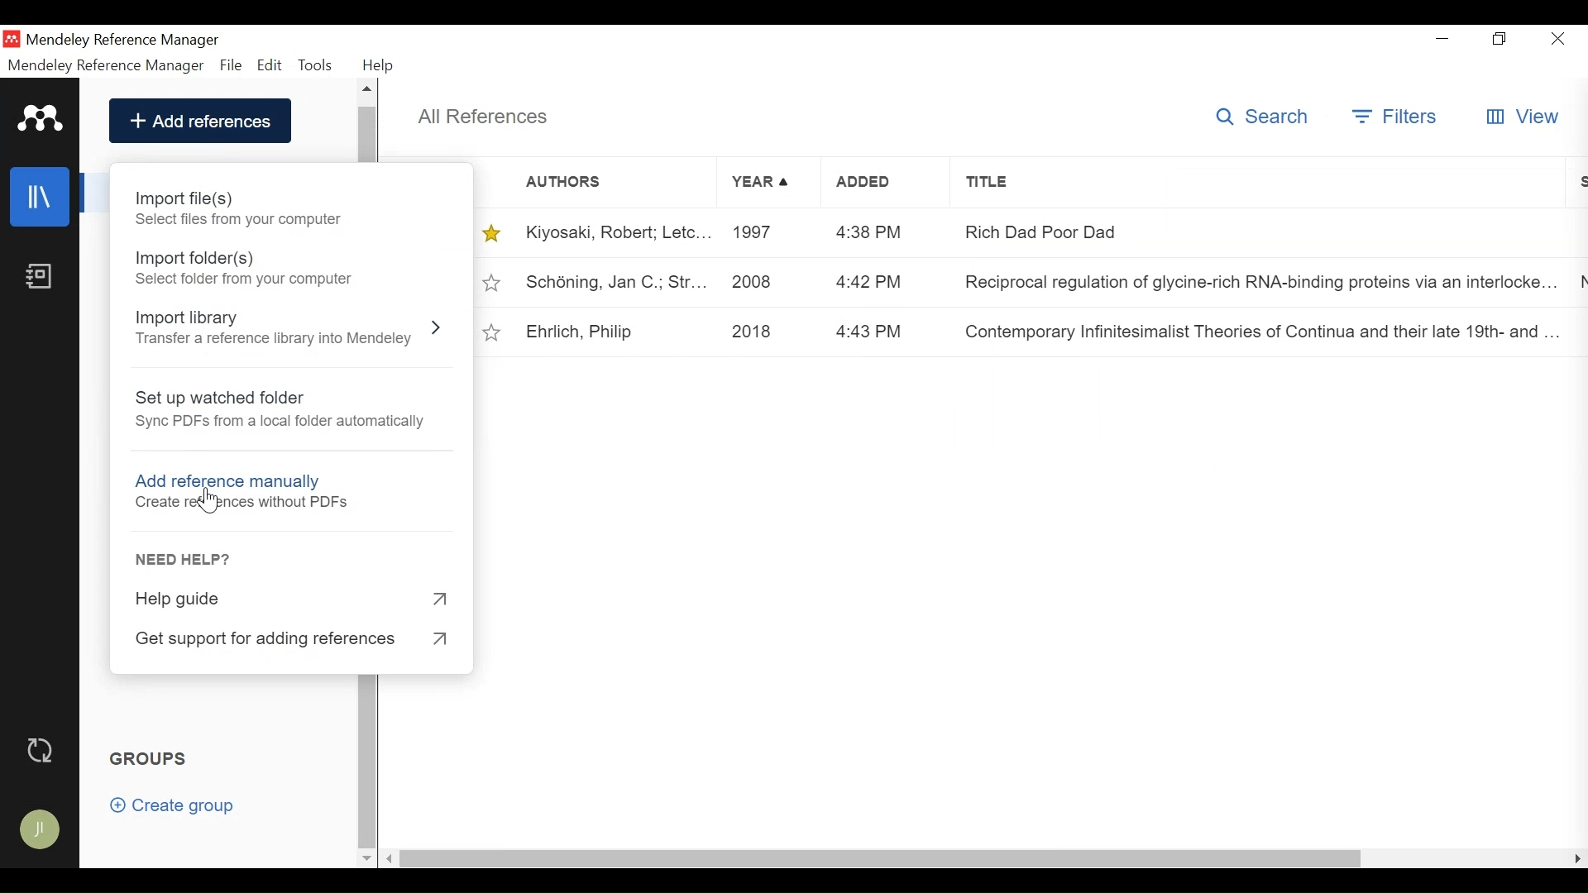 Image resolution: width=1588 pixels, height=893 pixels. What do you see at coordinates (767, 282) in the screenshot?
I see `2008` at bounding box center [767, 282].